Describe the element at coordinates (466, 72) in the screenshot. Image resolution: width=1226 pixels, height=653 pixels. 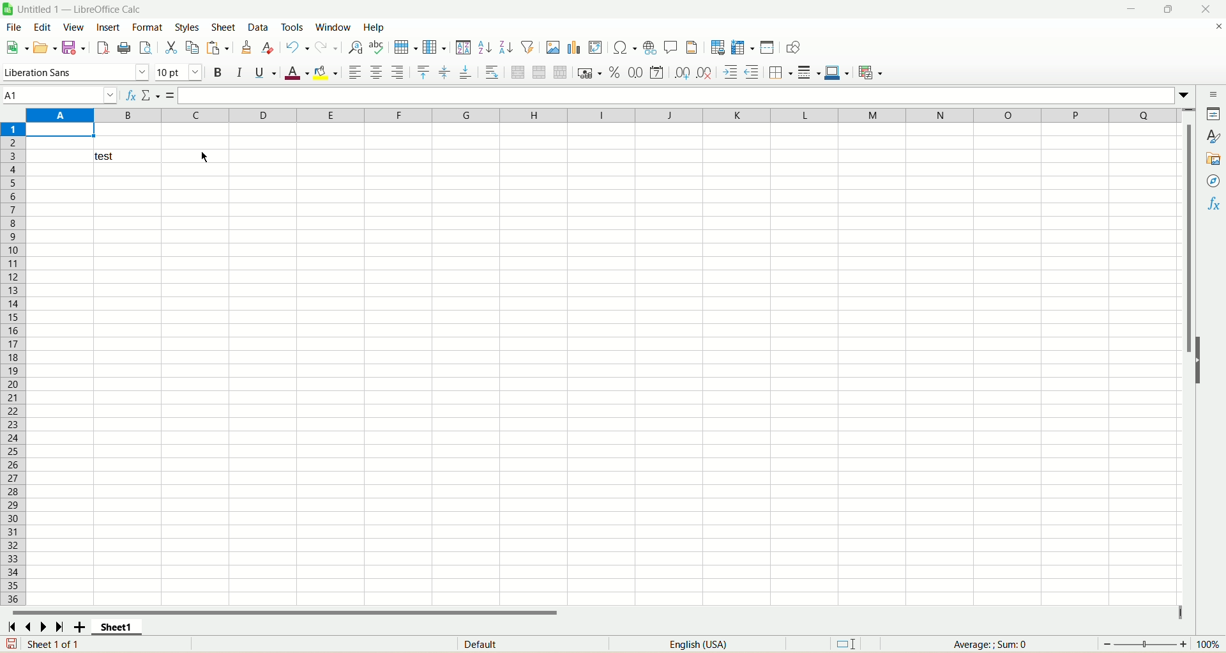
I see `align bottom` at that location.